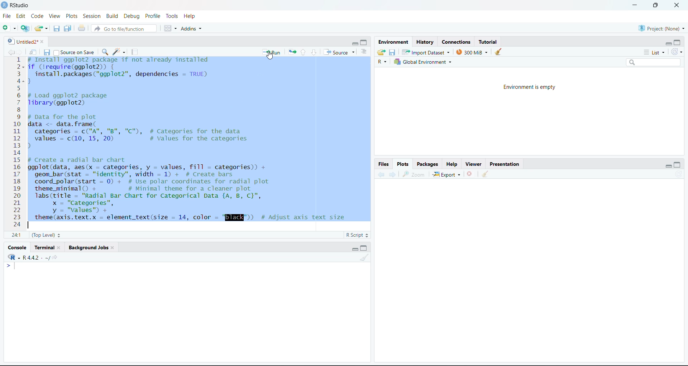 This screenshot has width=688, height=366. What do you see at coordinates (6, 17) in the screenshot?
I see `File` at bounding box center [6, 17].